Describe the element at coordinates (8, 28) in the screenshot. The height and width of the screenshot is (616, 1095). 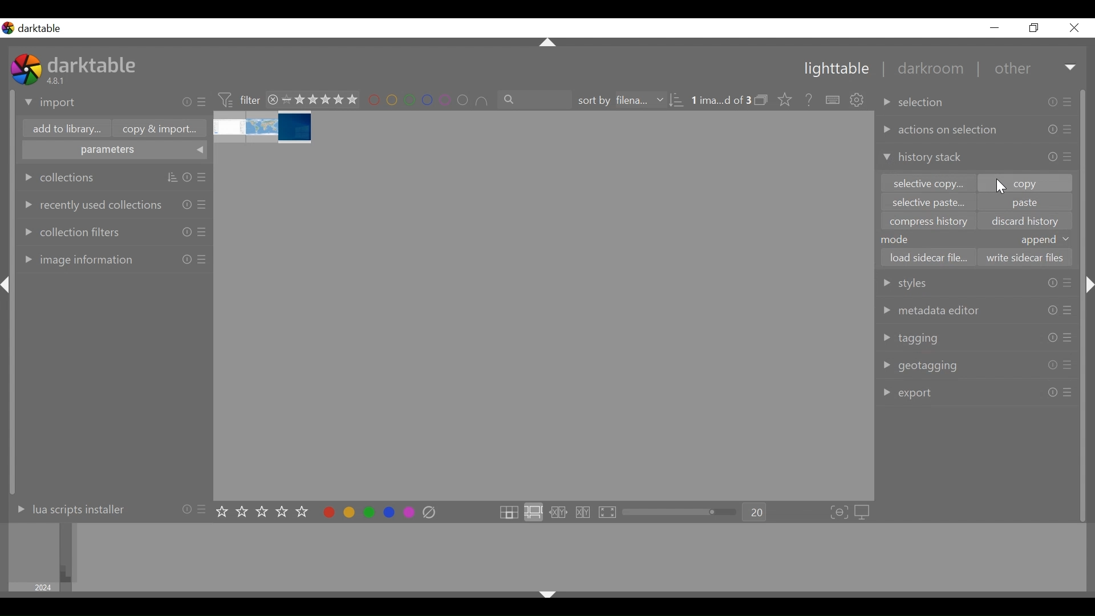
I see `logo` at that location.